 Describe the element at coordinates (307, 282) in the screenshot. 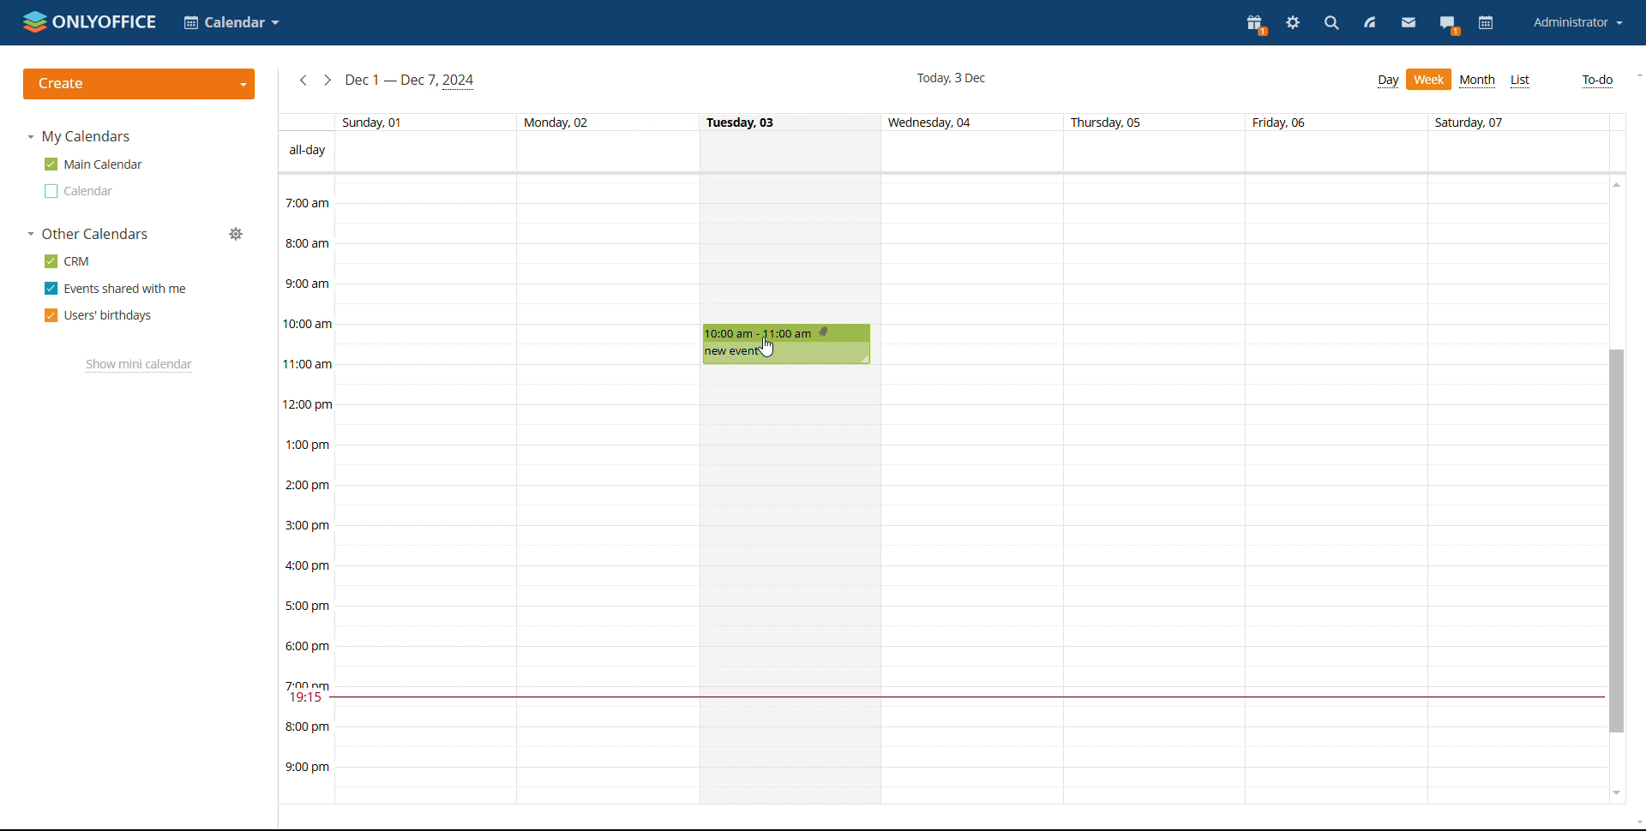

I see `9:00 am` at that location.